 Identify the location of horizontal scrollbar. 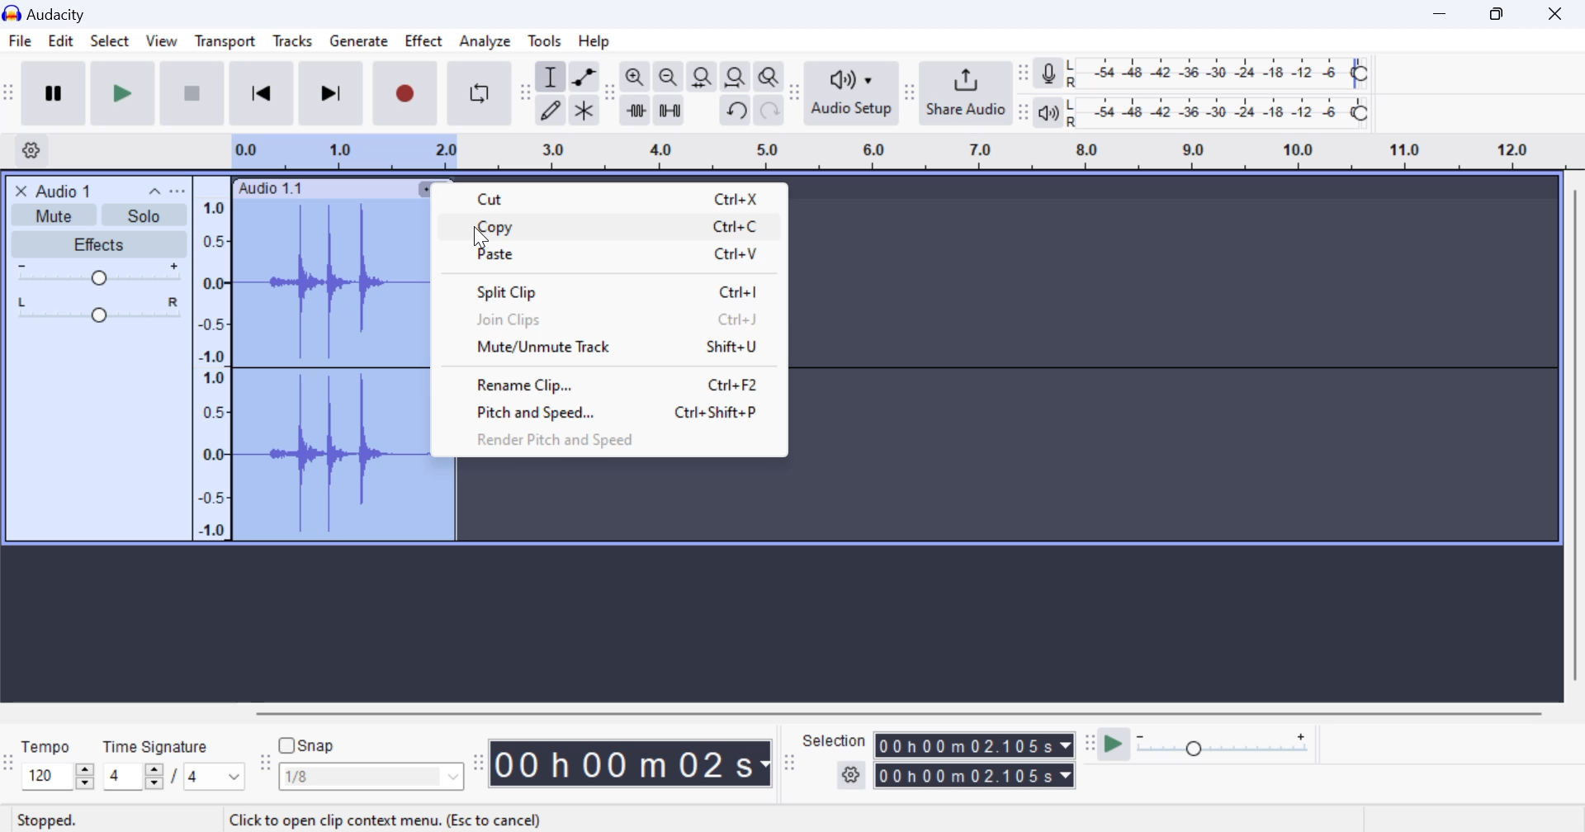
(915, 711).